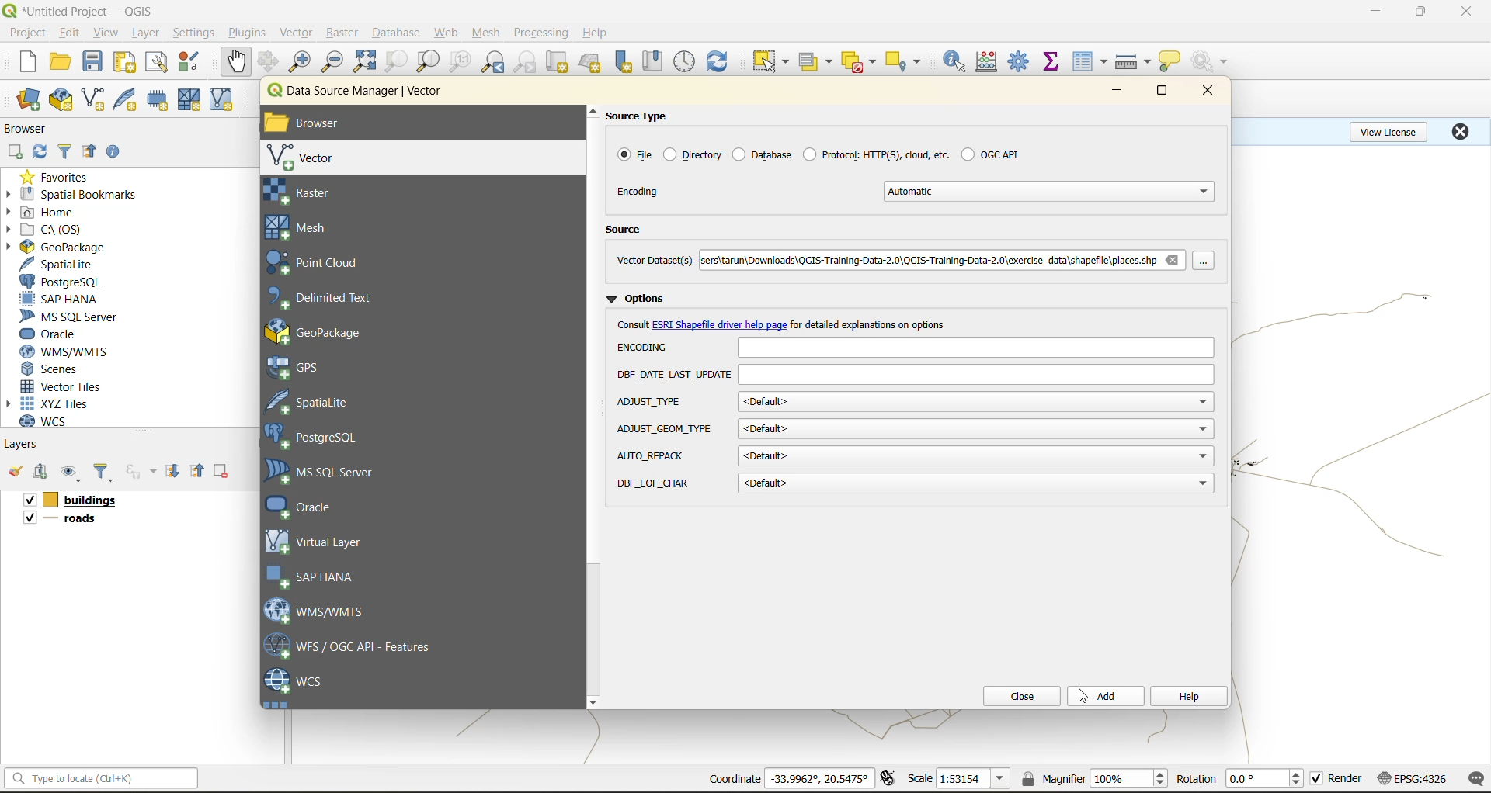  Describe the element at coordinates (311, 158) in the screenshot. I see `vector` at that location.